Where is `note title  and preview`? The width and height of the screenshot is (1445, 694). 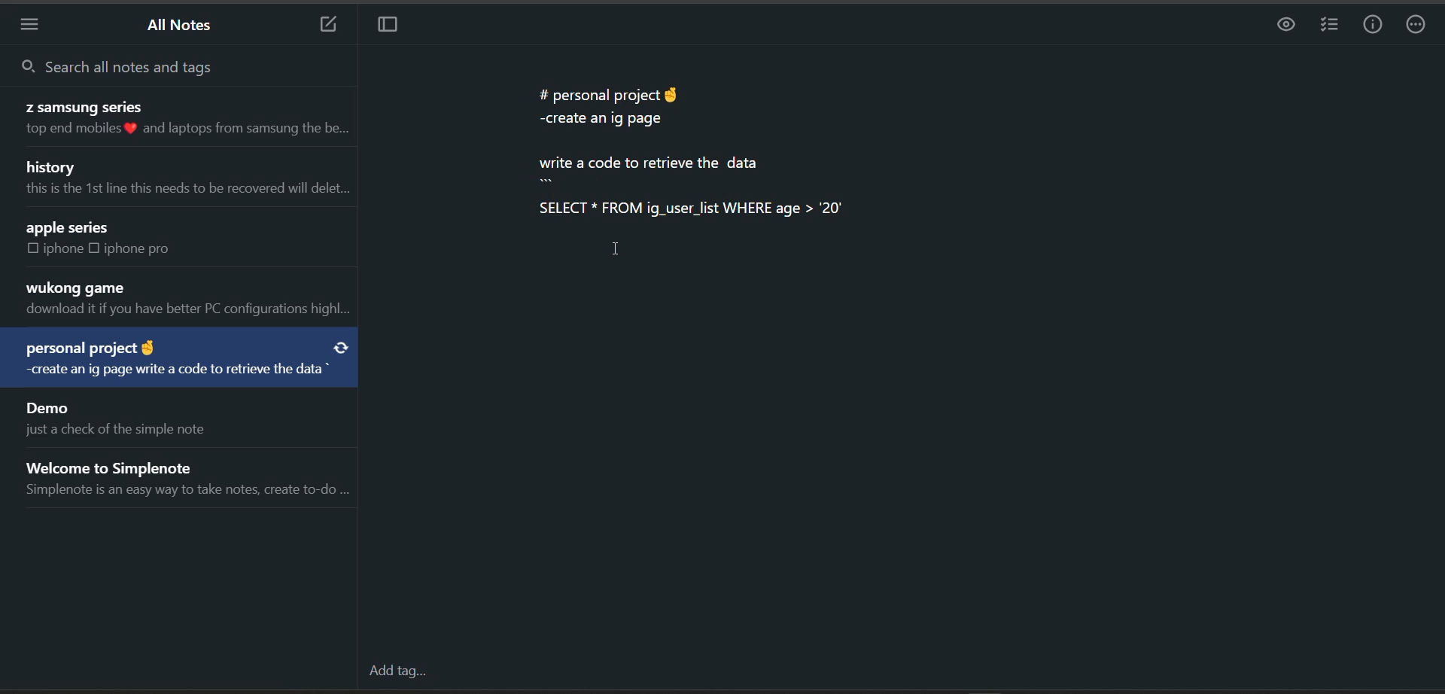
note title  and preview is located at coordinates (179, 360).